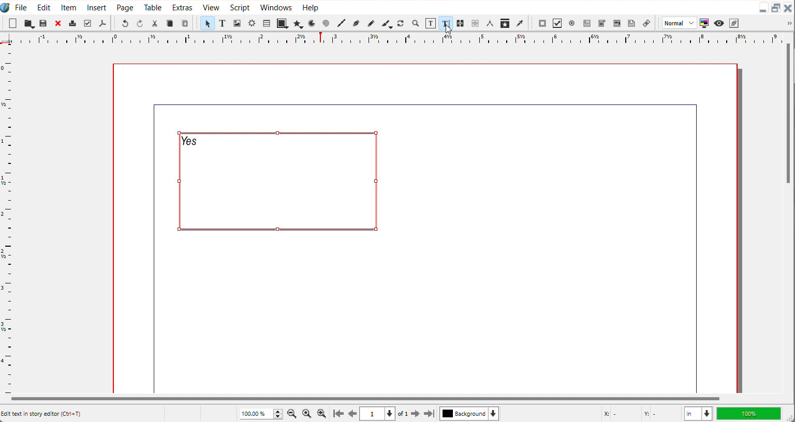 The width and height of the screenshot is (795, 422). Describe the element at coordinates (102, 23) in the screenshot. I see `Save as PDF` at that location.